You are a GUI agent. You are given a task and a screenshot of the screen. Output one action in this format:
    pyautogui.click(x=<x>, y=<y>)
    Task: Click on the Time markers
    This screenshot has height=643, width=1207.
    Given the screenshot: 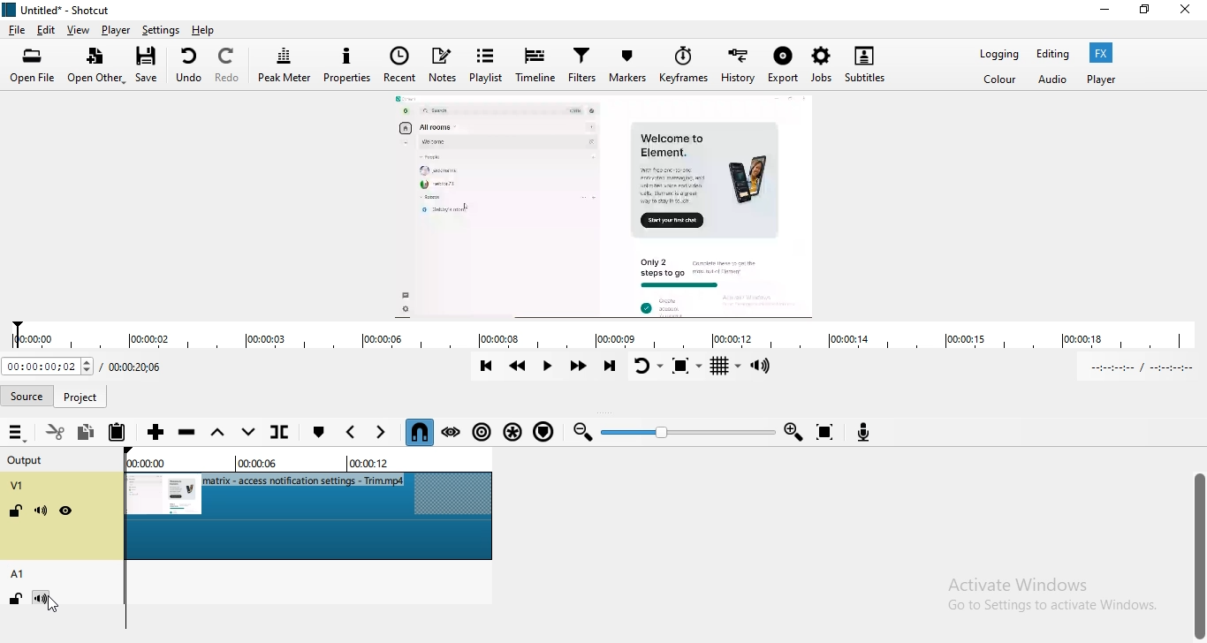 What is the action you would take?
    pyautogui.click(x=304, y=464)
    